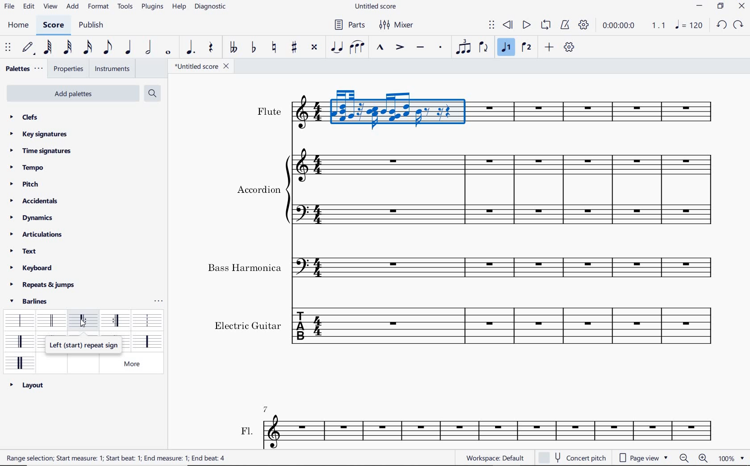 This screenshot has width=750, height=466. I want to click on format, so click(98, 8).